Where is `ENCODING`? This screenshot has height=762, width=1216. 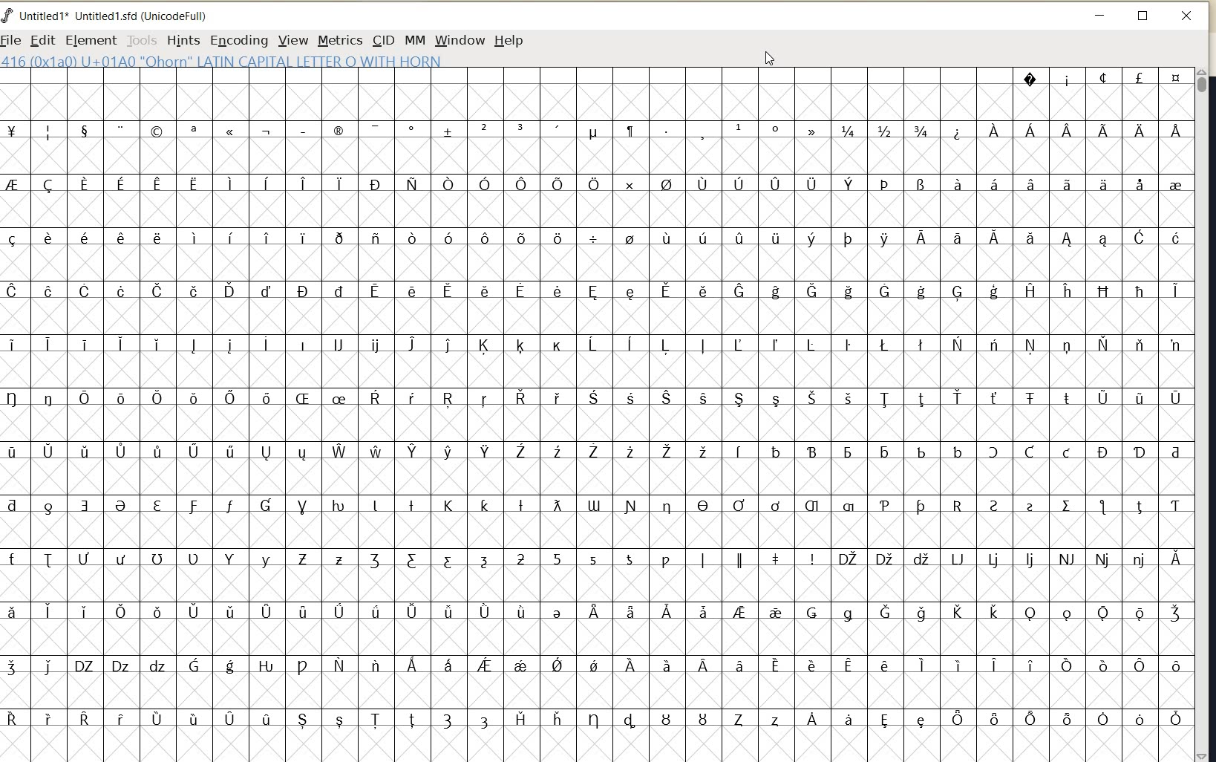 ENCODING is located at coordinates (238, 41).